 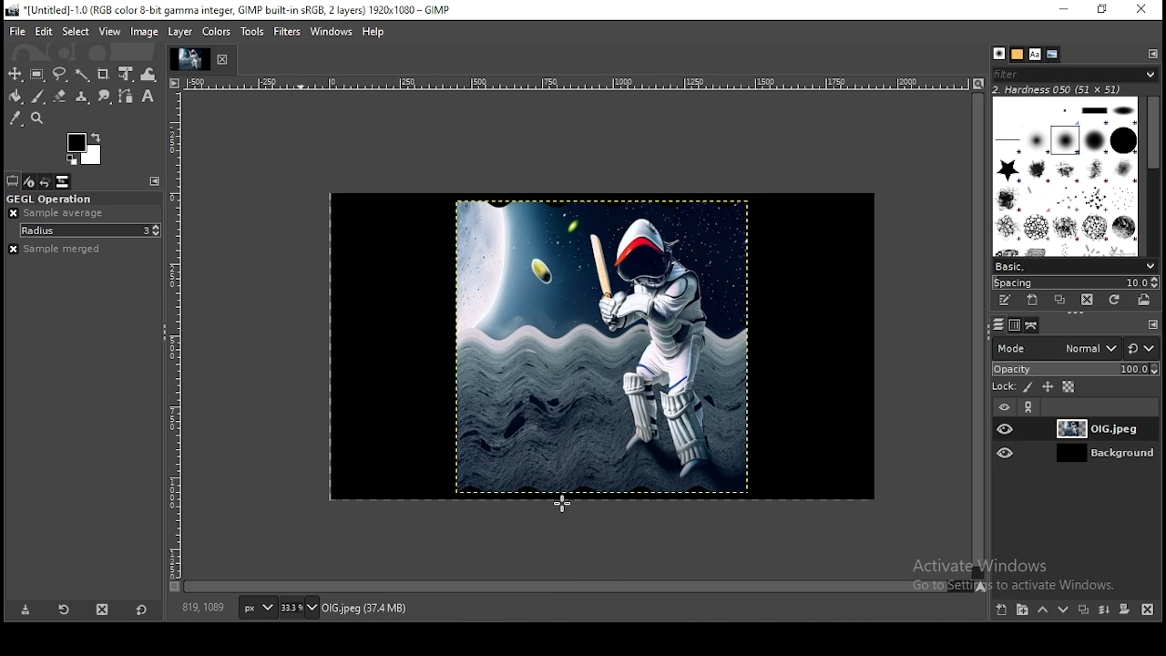 What do you see at coordinates (1018, 55) in the screenshot?
I see `patters` at bounding box center [1018, 55].